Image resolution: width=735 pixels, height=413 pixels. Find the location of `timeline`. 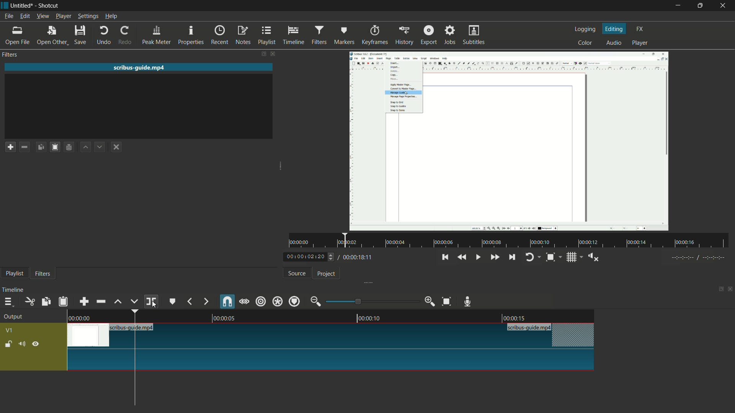

timeline is located at coordinates (13, 290).